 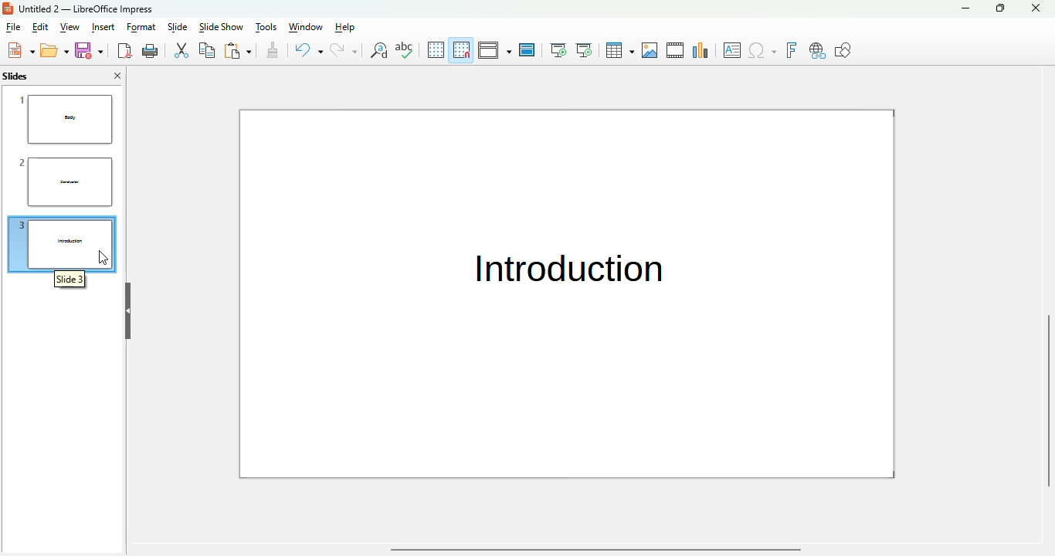 What do you see at coordinates (21, 49) in the screenshot?
I see `new` at bounding box center [21, 49].